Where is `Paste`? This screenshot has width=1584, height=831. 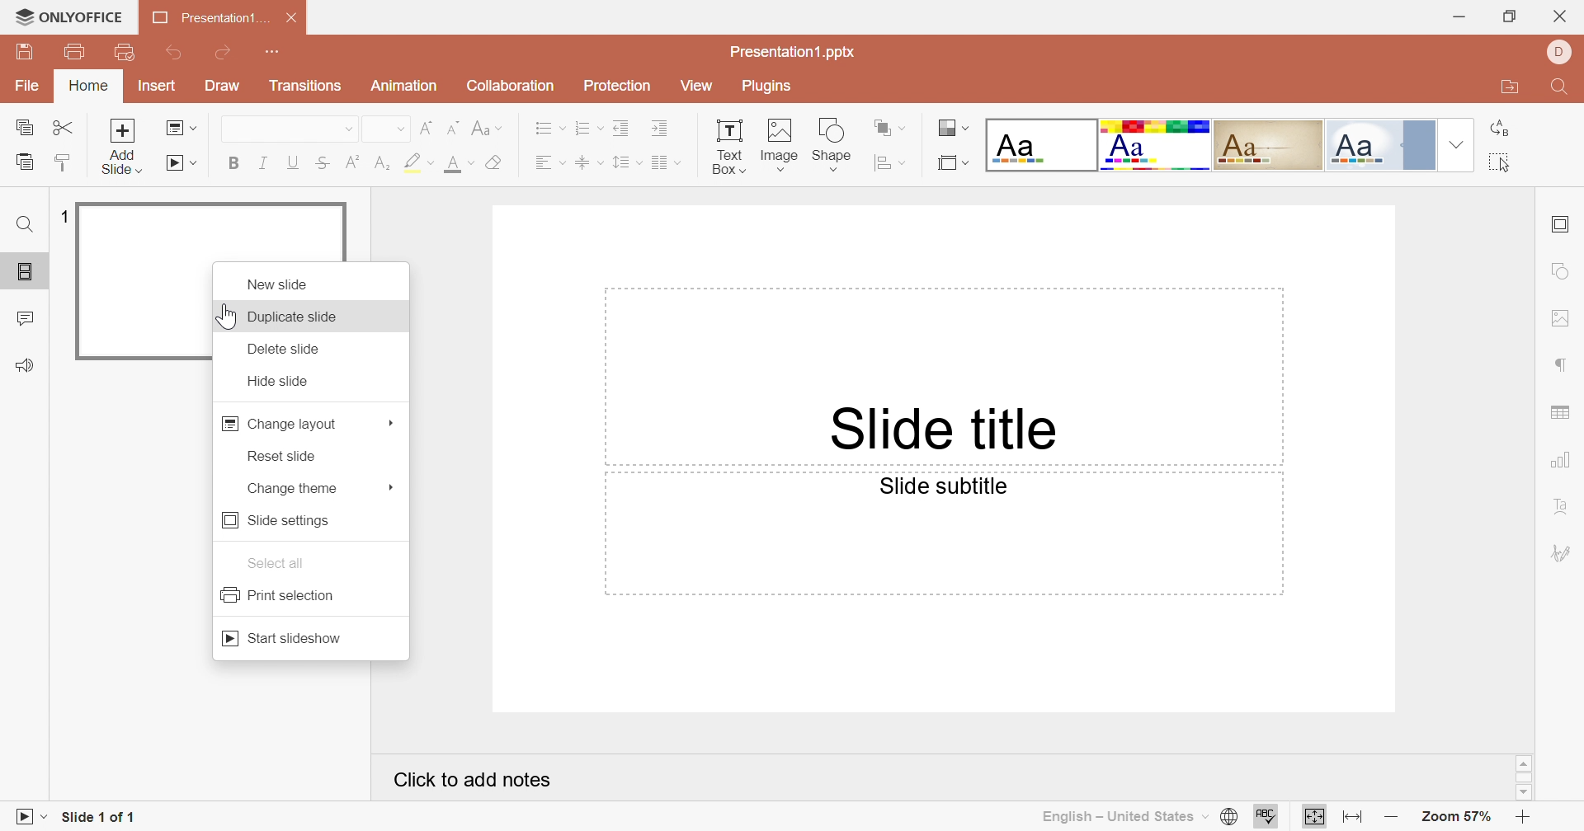
Paste is located at coordinates (22, 162).